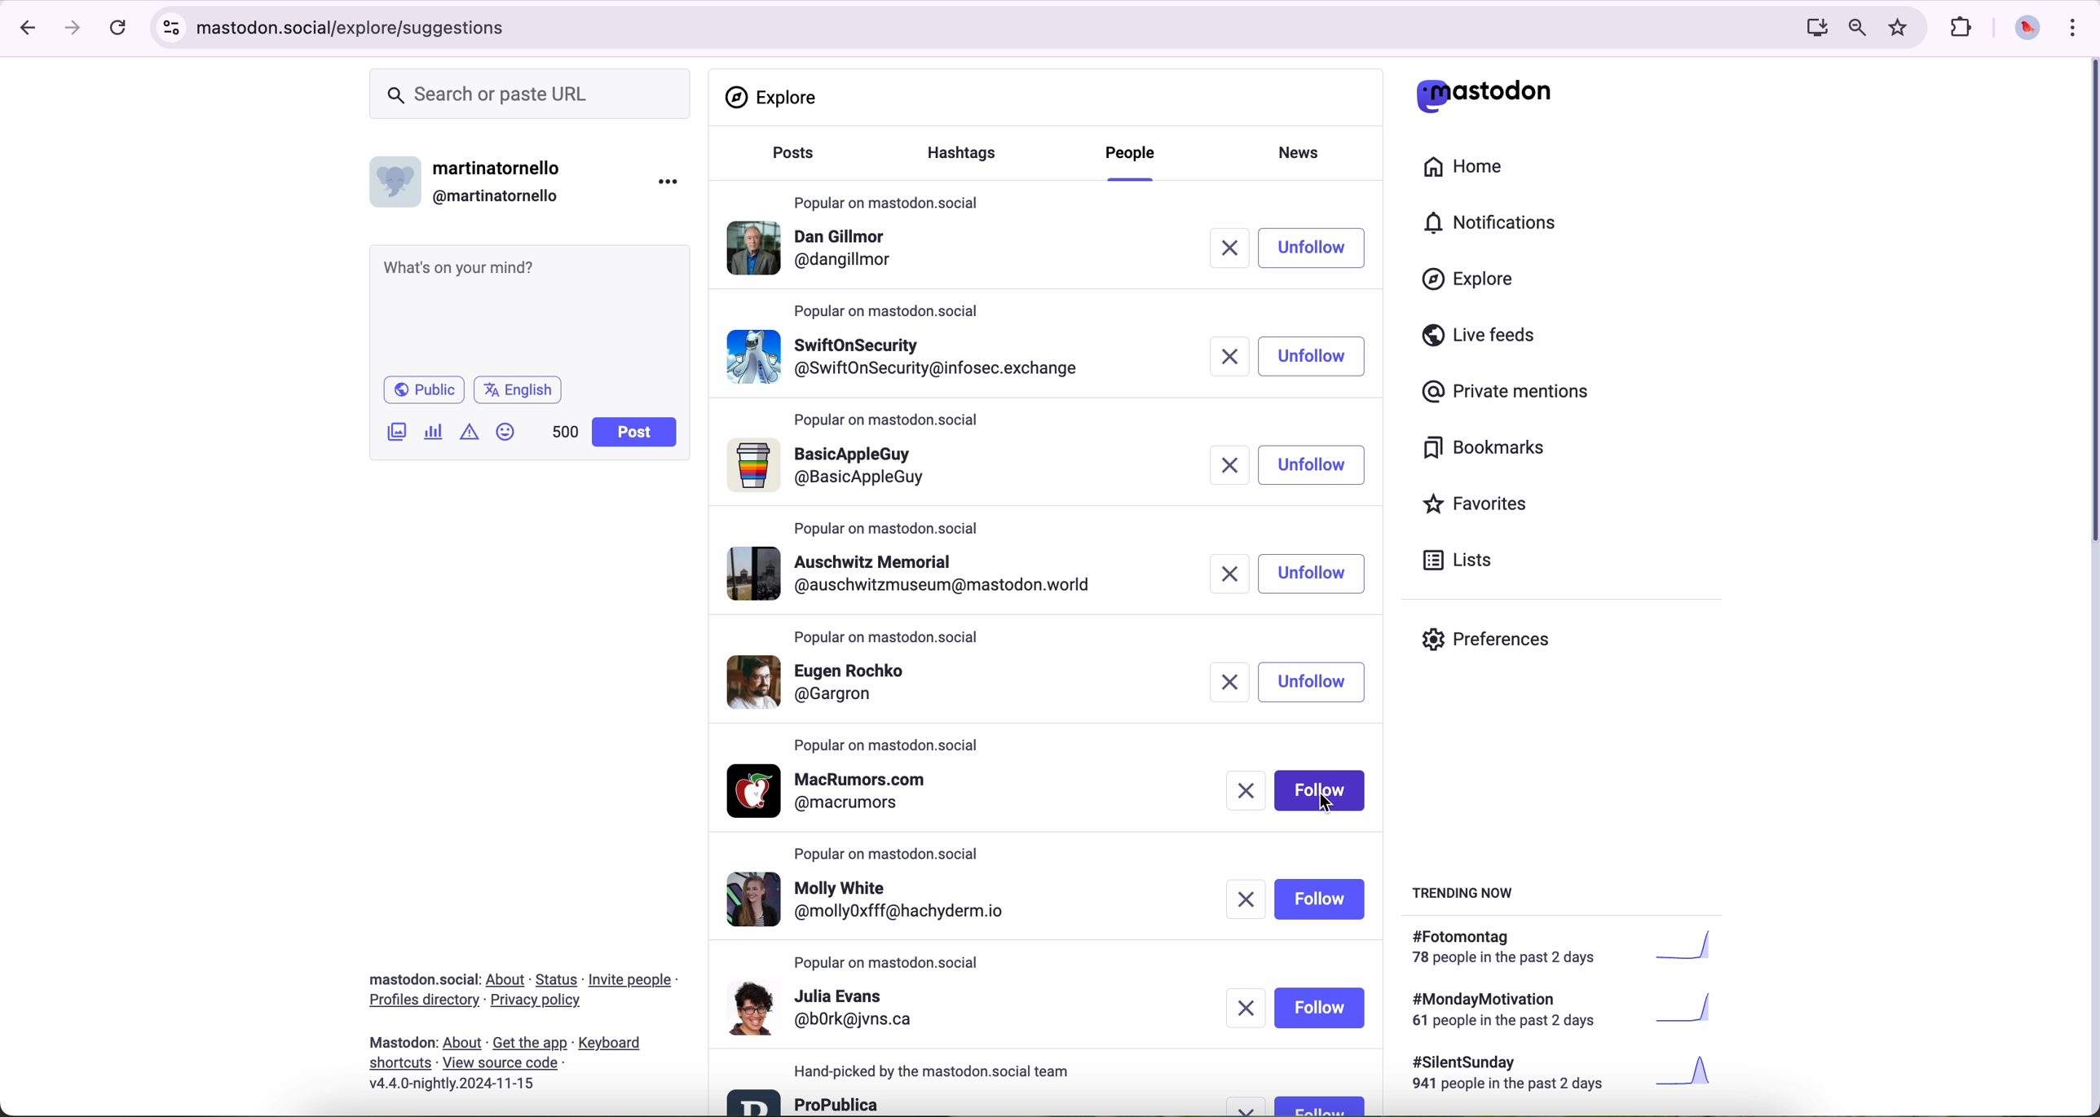 Image resolution: width=2100 pixels, height=1117 pixels. I want to click on notifications, so click(1498, 224).